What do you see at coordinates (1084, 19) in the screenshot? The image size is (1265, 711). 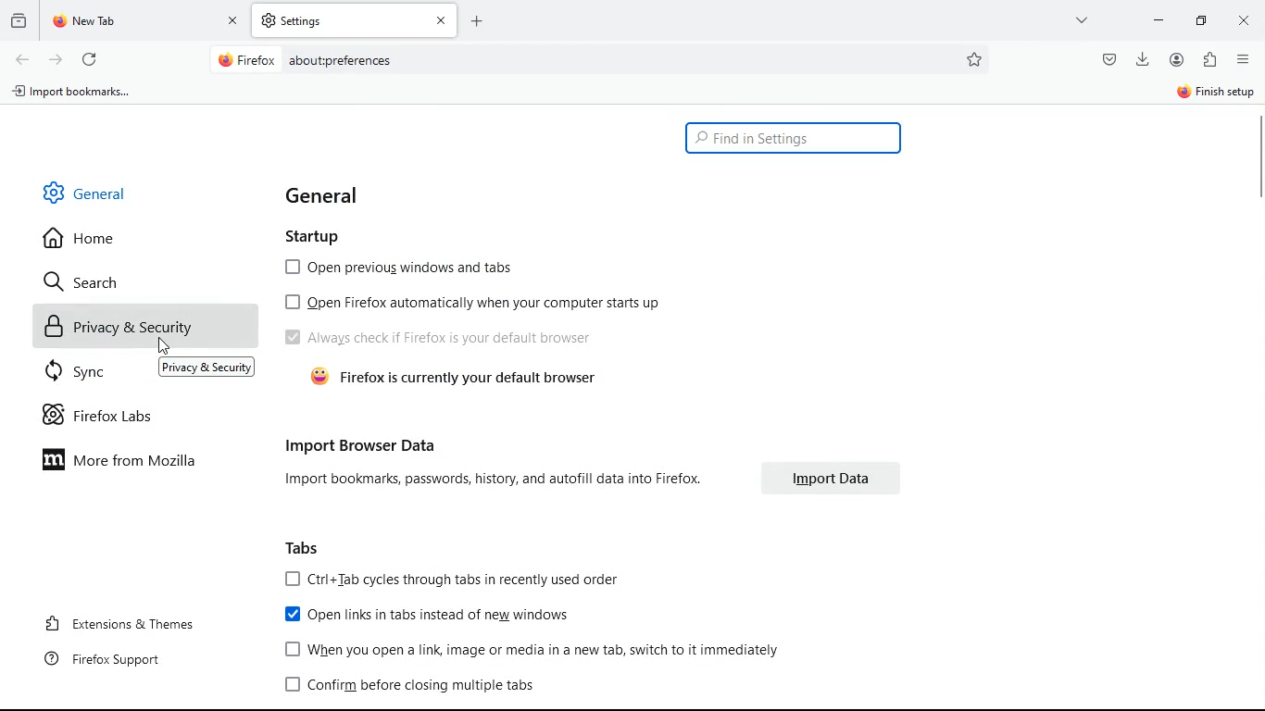 I see `more` at bounding box center [1084, 19].